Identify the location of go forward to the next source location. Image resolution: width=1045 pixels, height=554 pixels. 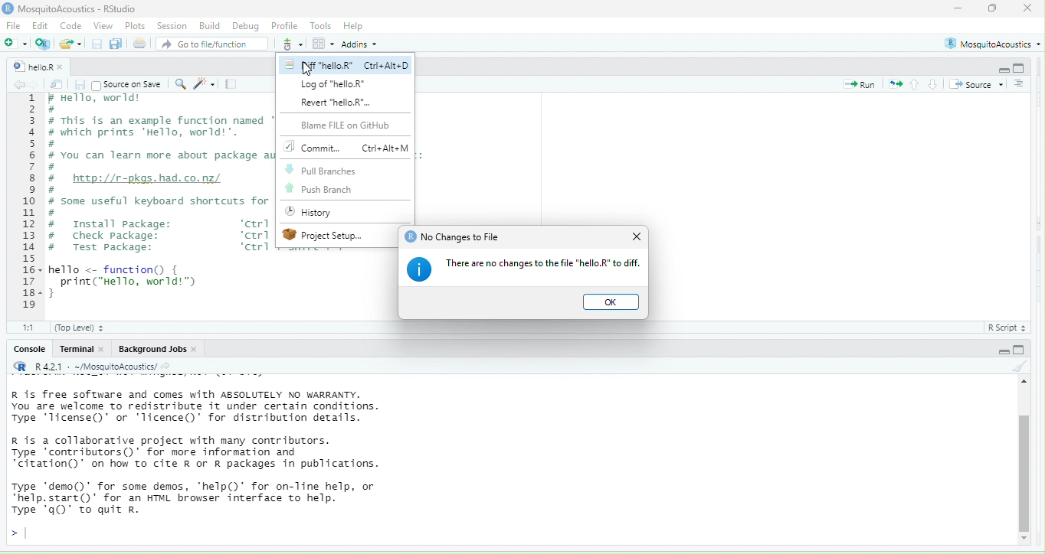
(38, 84).